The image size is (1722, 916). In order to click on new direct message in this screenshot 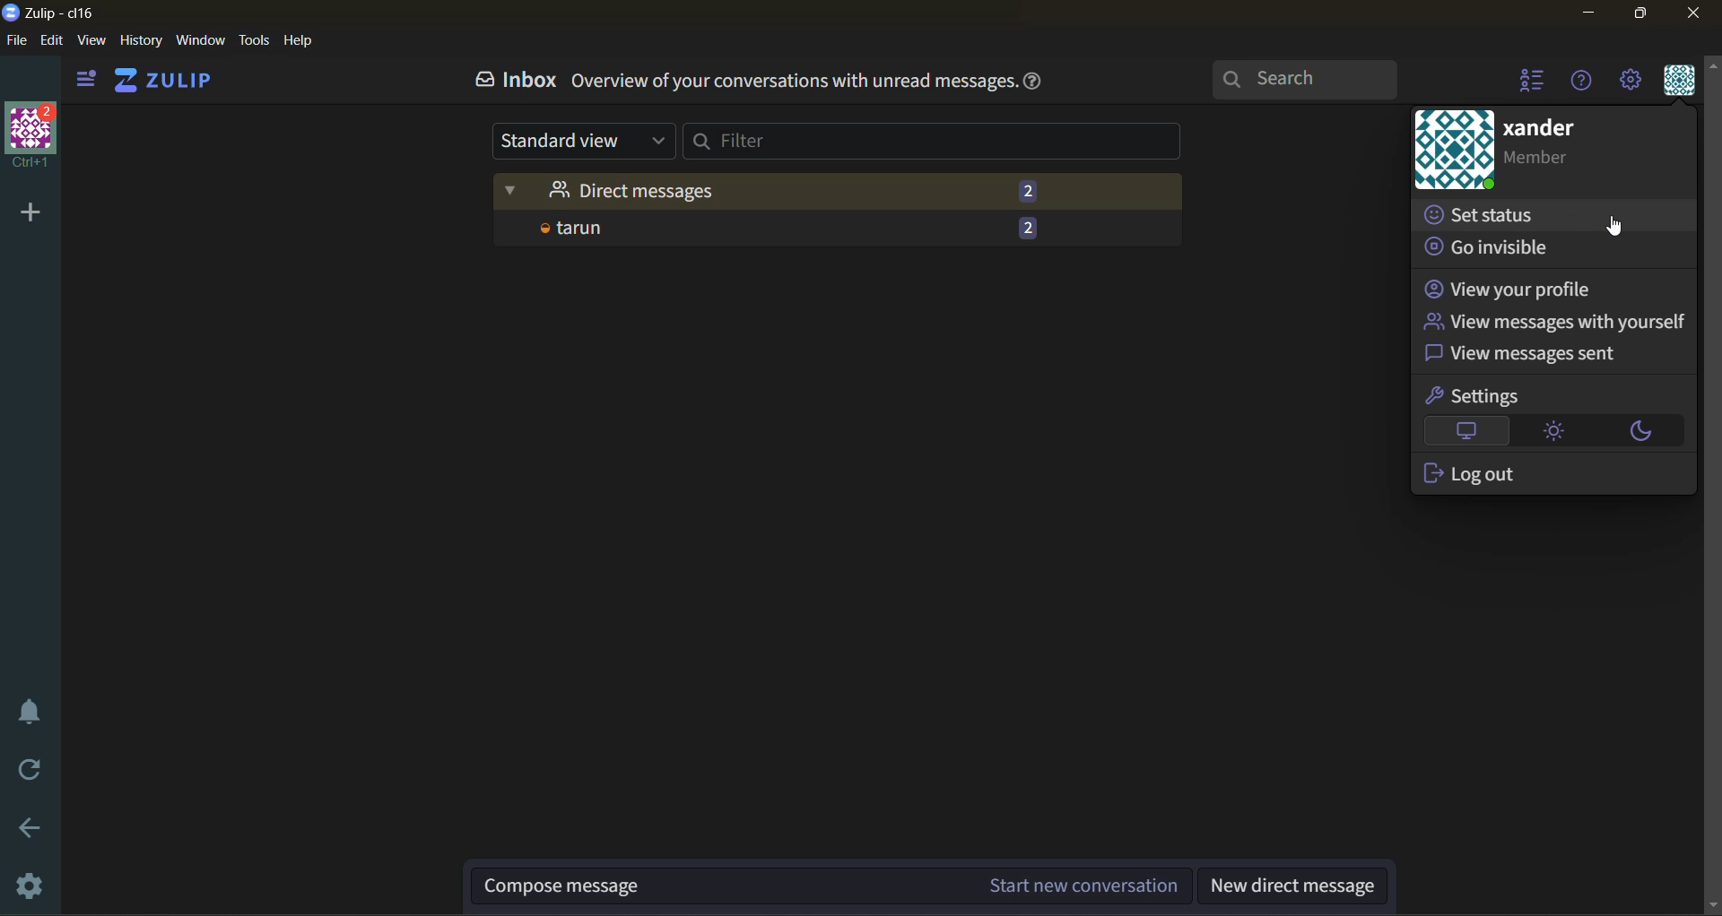, I will do `click(1294, 884)`.